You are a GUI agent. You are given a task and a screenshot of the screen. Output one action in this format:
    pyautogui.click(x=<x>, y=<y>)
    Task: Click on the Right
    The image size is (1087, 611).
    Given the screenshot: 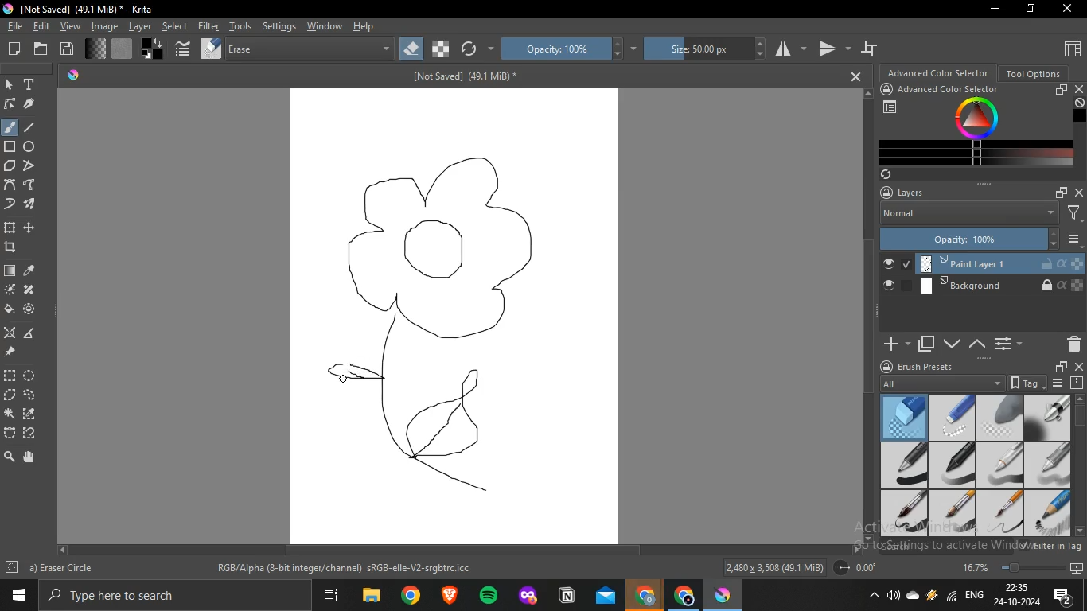 What is the action you would take?
    pyautogui.click(x=855, y=549)
    